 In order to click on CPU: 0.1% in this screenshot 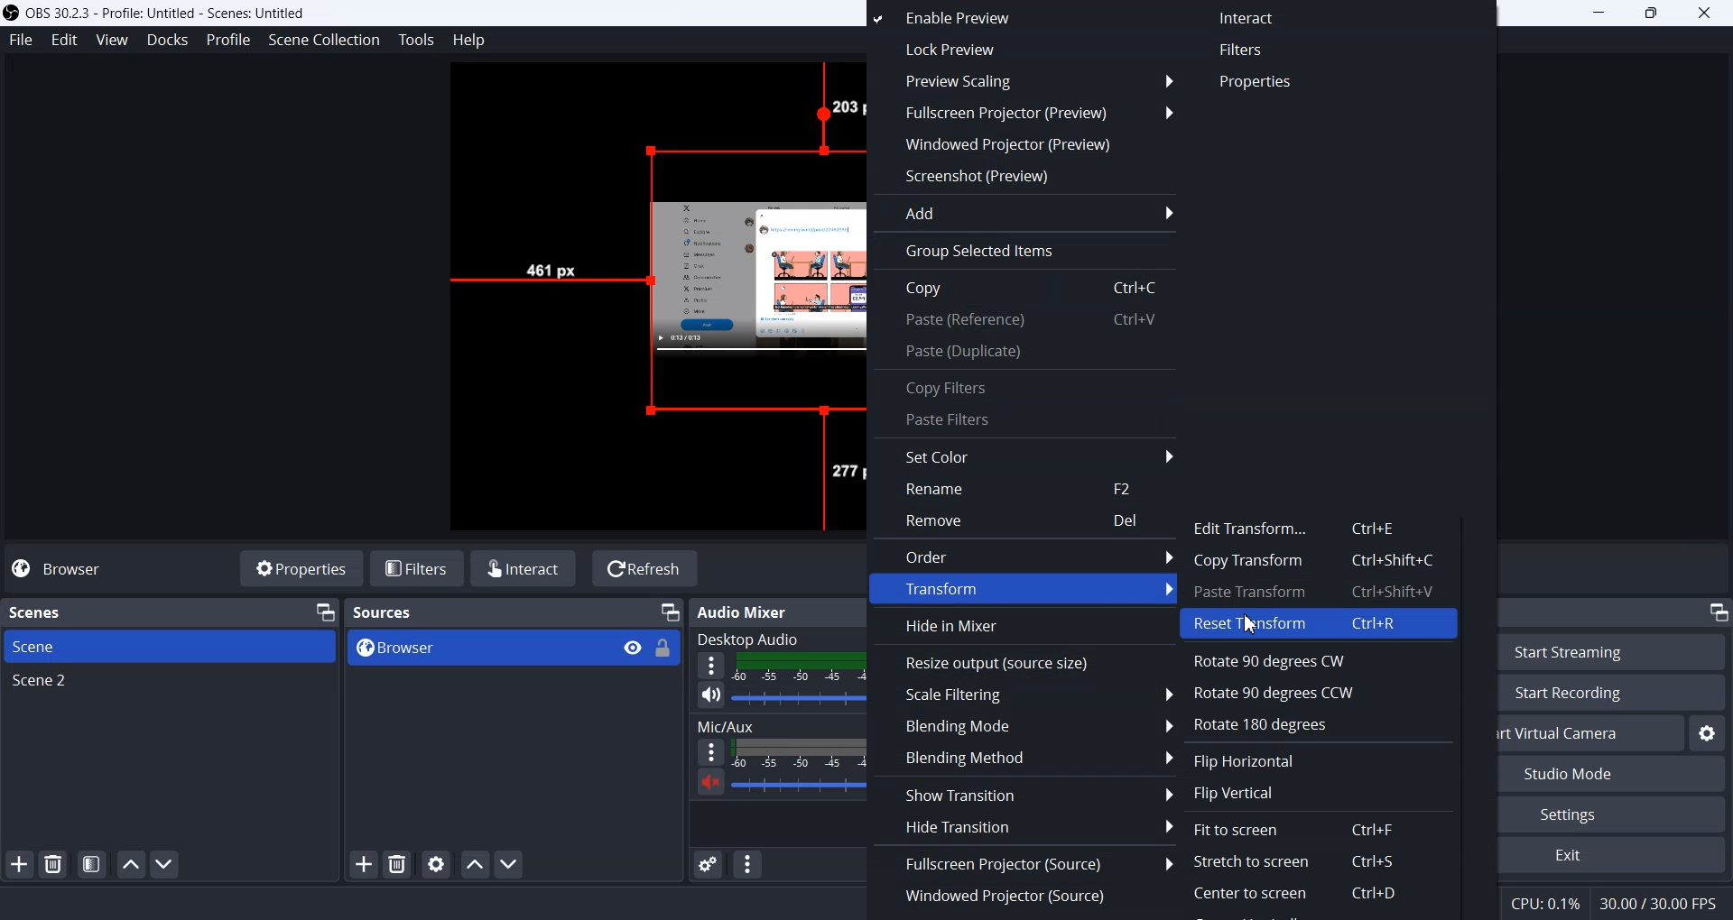, I will do `click(1546, 901)`.